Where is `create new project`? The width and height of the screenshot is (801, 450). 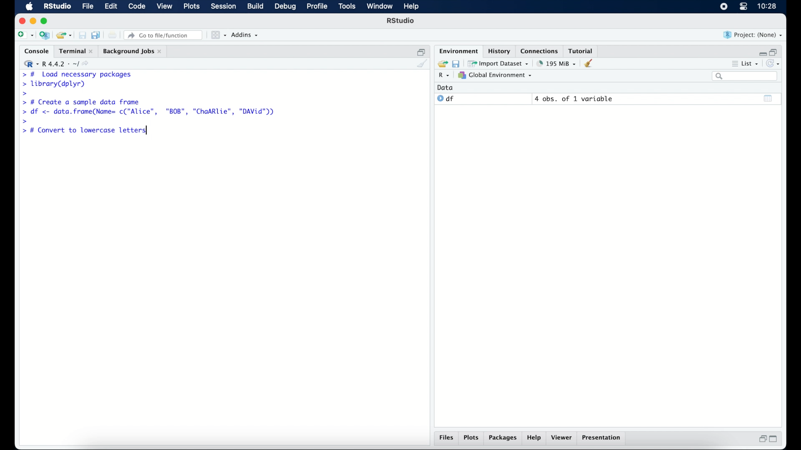 create new project is located at coordinates (45, 36).